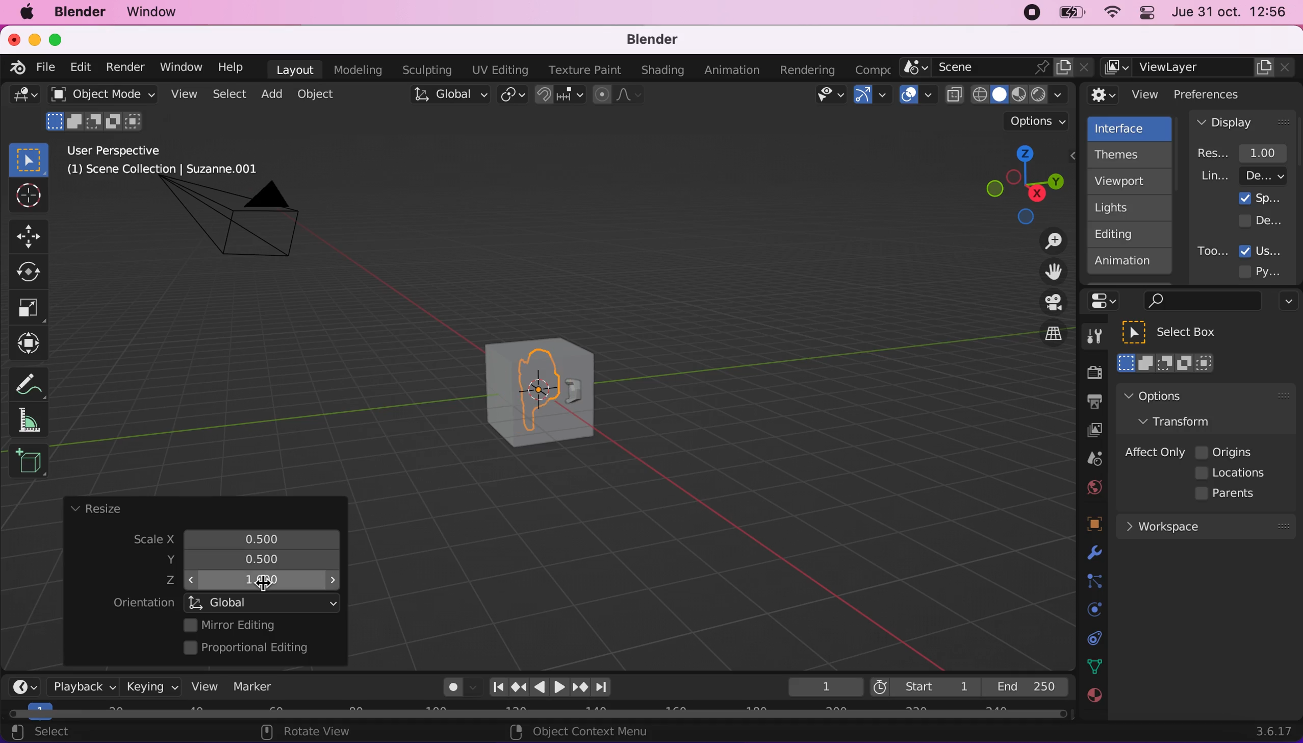 The image size is (1303, 743). Describe the element at coordinates (1046, 303) in the screenshot. I see `toggle the camera view` at that location.